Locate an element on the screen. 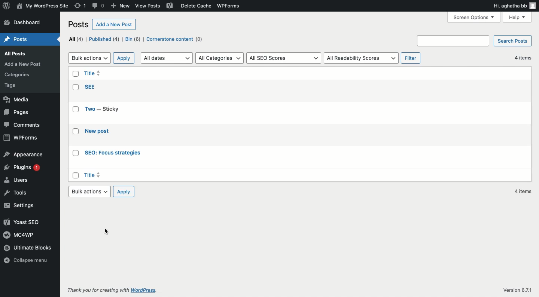 Image resolution: width=539 pixels, height=297 pixels. 4items is located at coordinates (524, 191).